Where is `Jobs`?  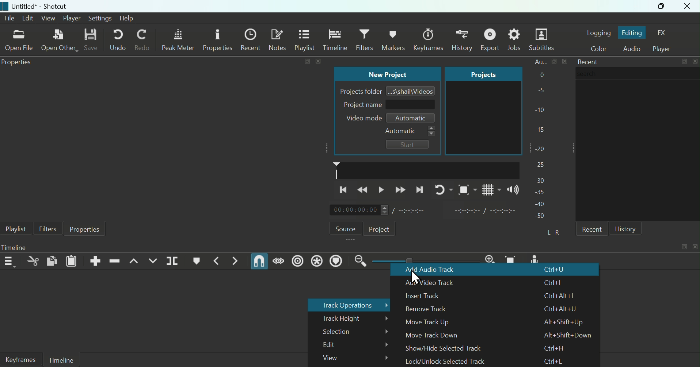 Jobs is located at coordinates (516, 40).